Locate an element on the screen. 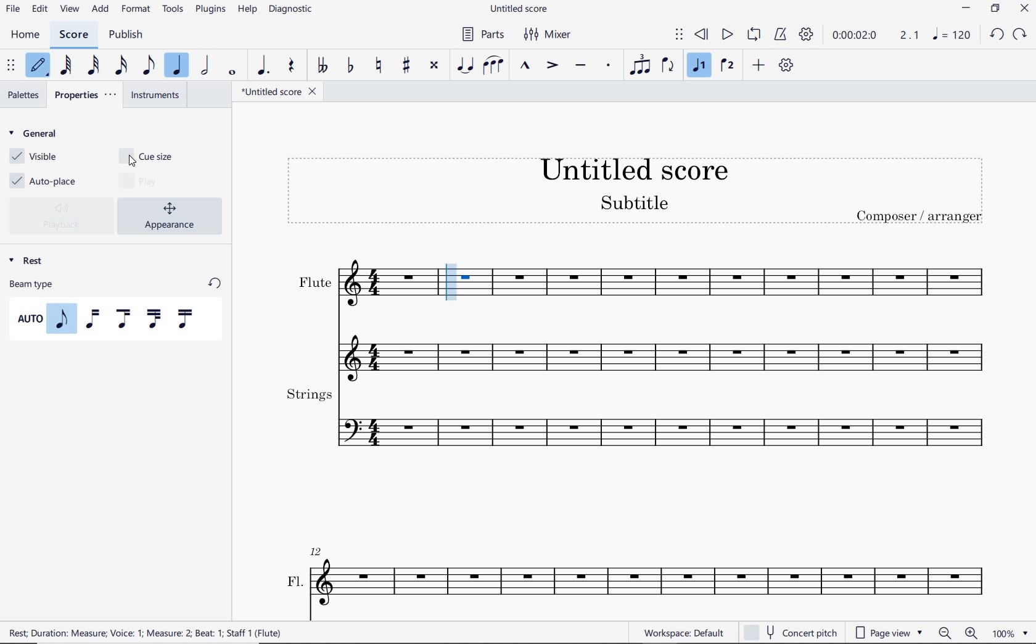 The image size is (1036, 644). FILE NAME is located at coordinates (278, 91).